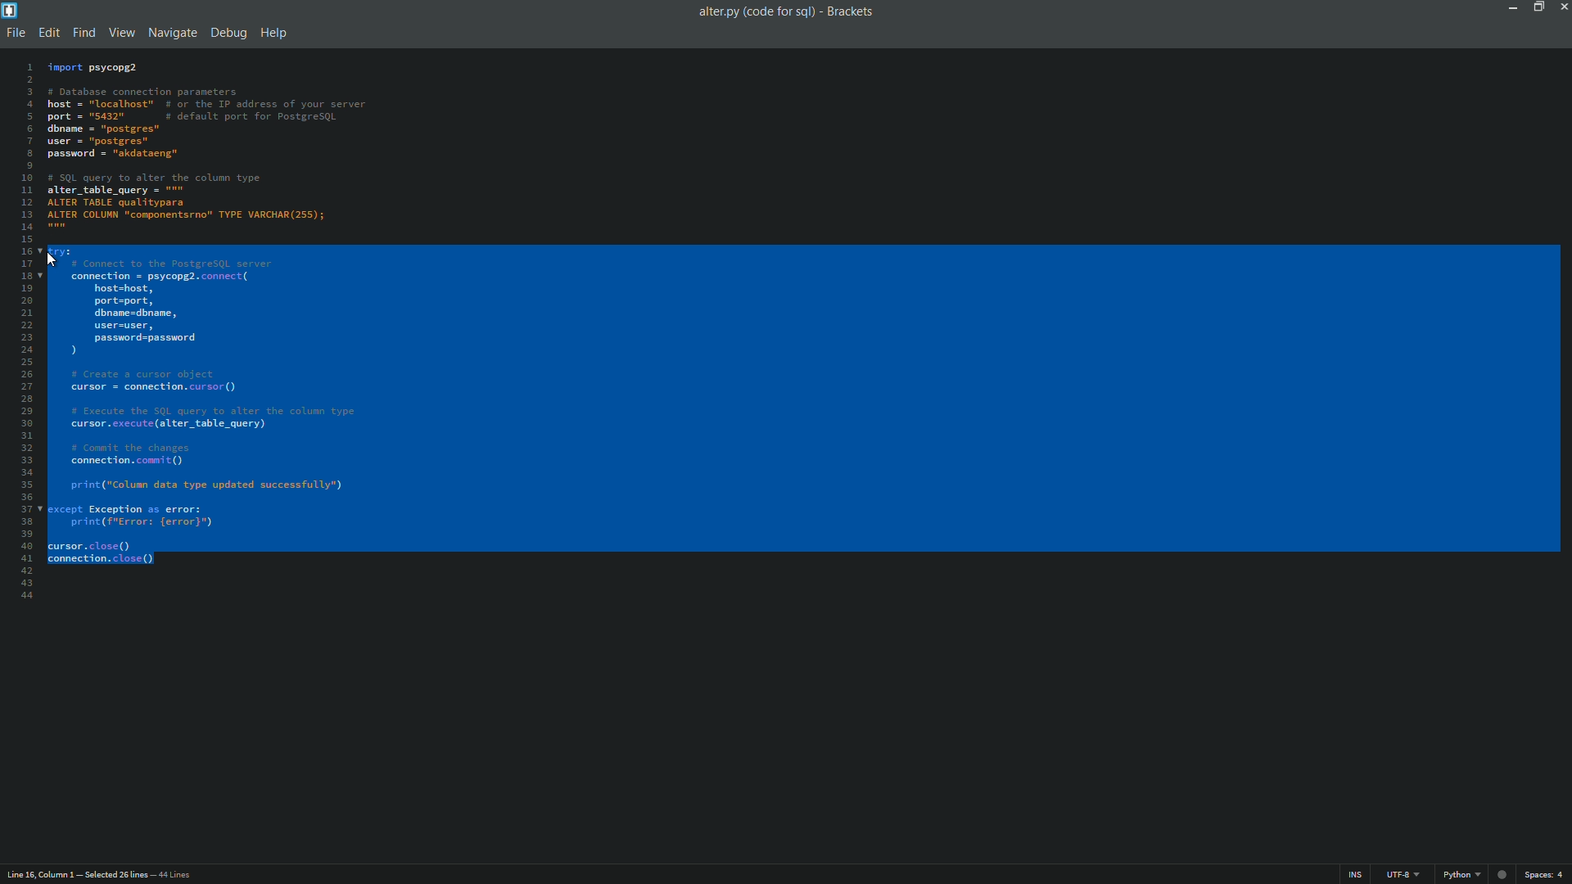 Image resolution: width=1572 pixels, height=884 pixels. I want to click on file name, so click(756, 12).